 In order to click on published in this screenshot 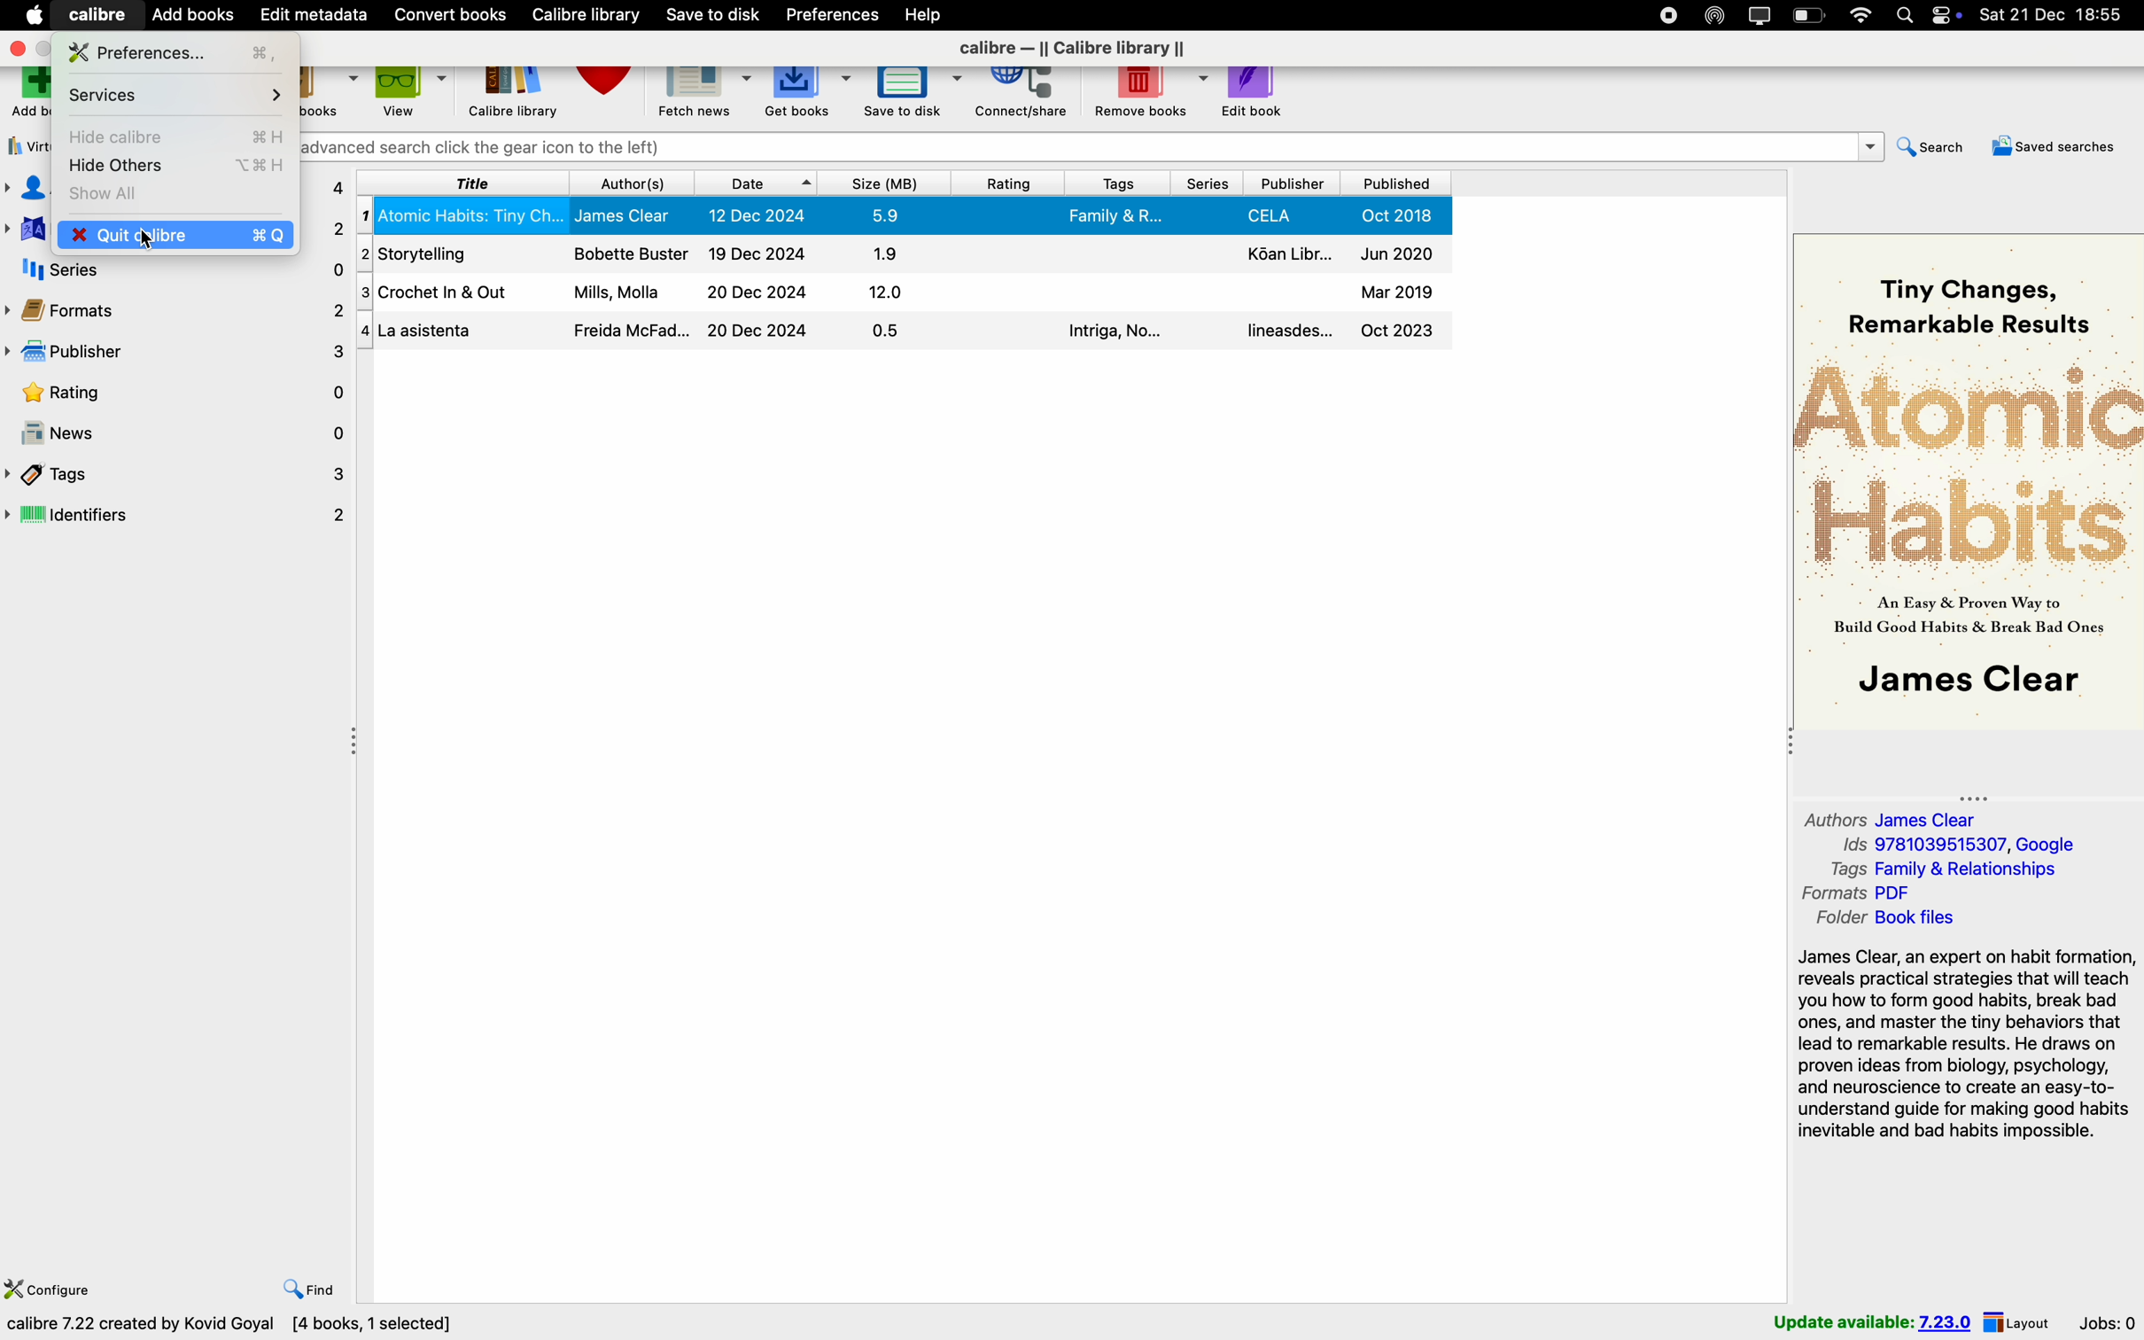, I will do `click(1394, 183)`.